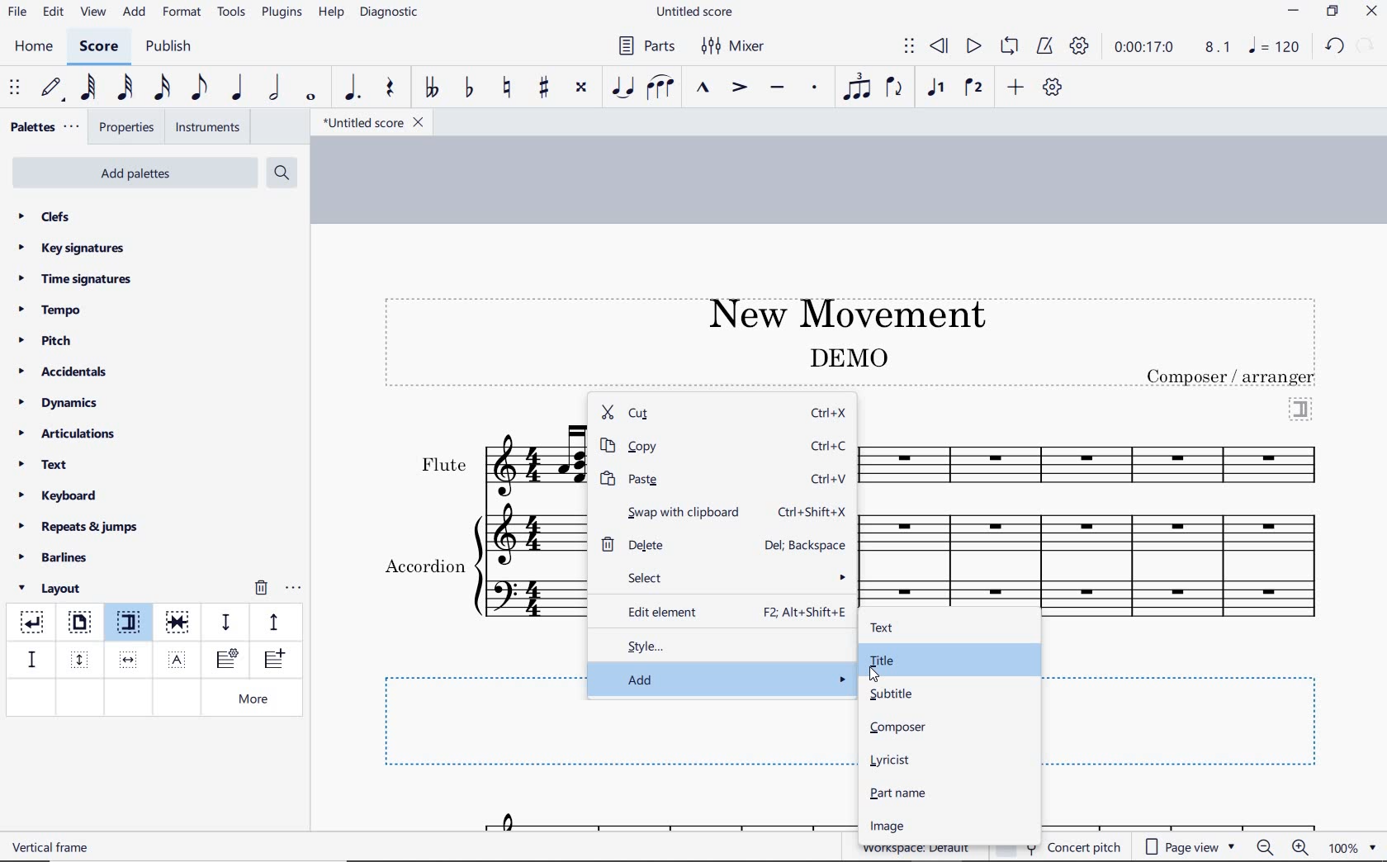  What do you see at coordinates (686, 479) in the screenshot?
I see `paste` at bounding box center [686, 479].